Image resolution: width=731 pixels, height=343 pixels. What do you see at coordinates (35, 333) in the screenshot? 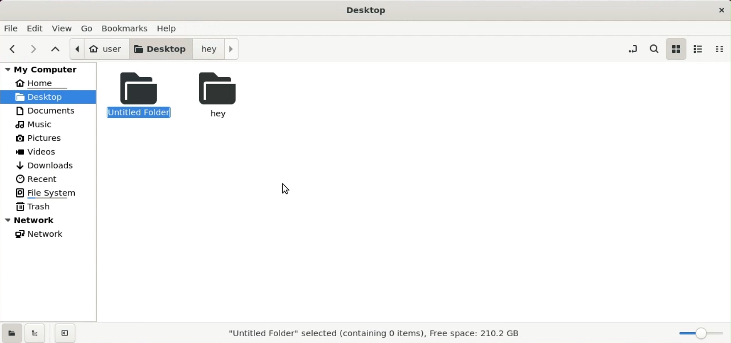
I see `show treeview` at bounding box center [35, 333].